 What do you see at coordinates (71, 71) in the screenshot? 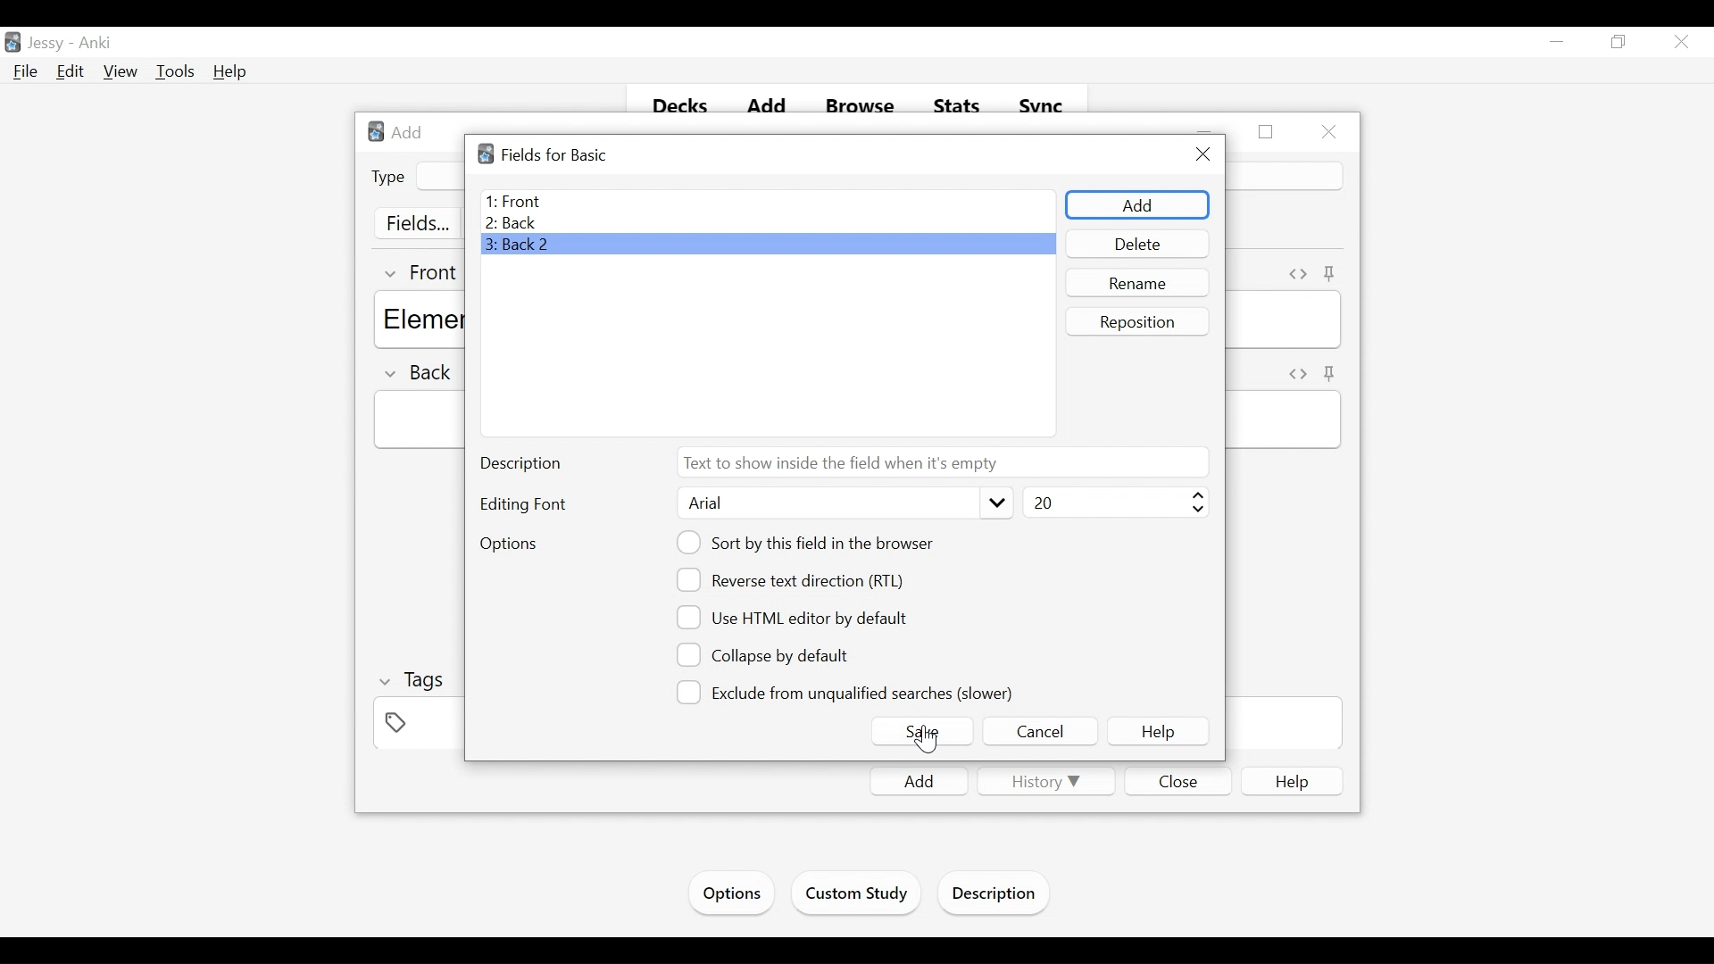
I see `Edit` at bounding box center [71, 71].